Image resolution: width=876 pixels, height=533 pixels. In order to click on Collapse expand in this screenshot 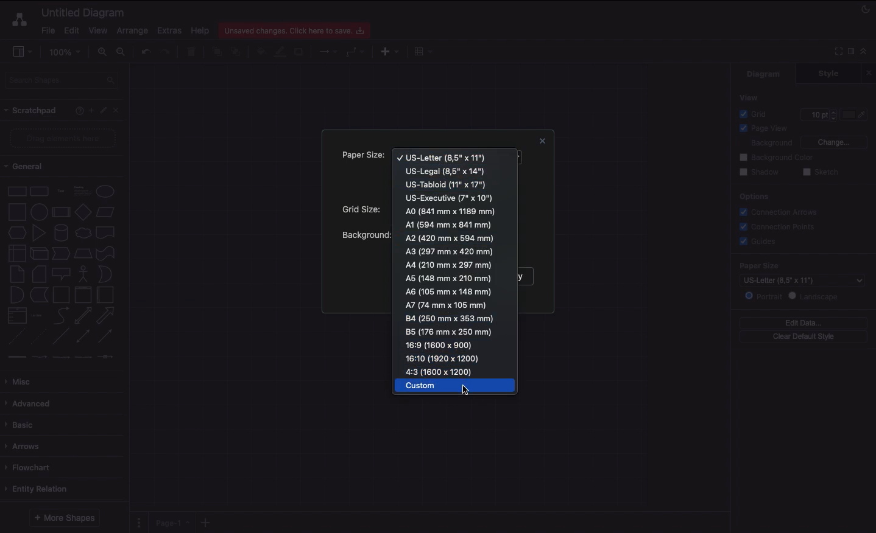, I will do `click(867, 54)`.